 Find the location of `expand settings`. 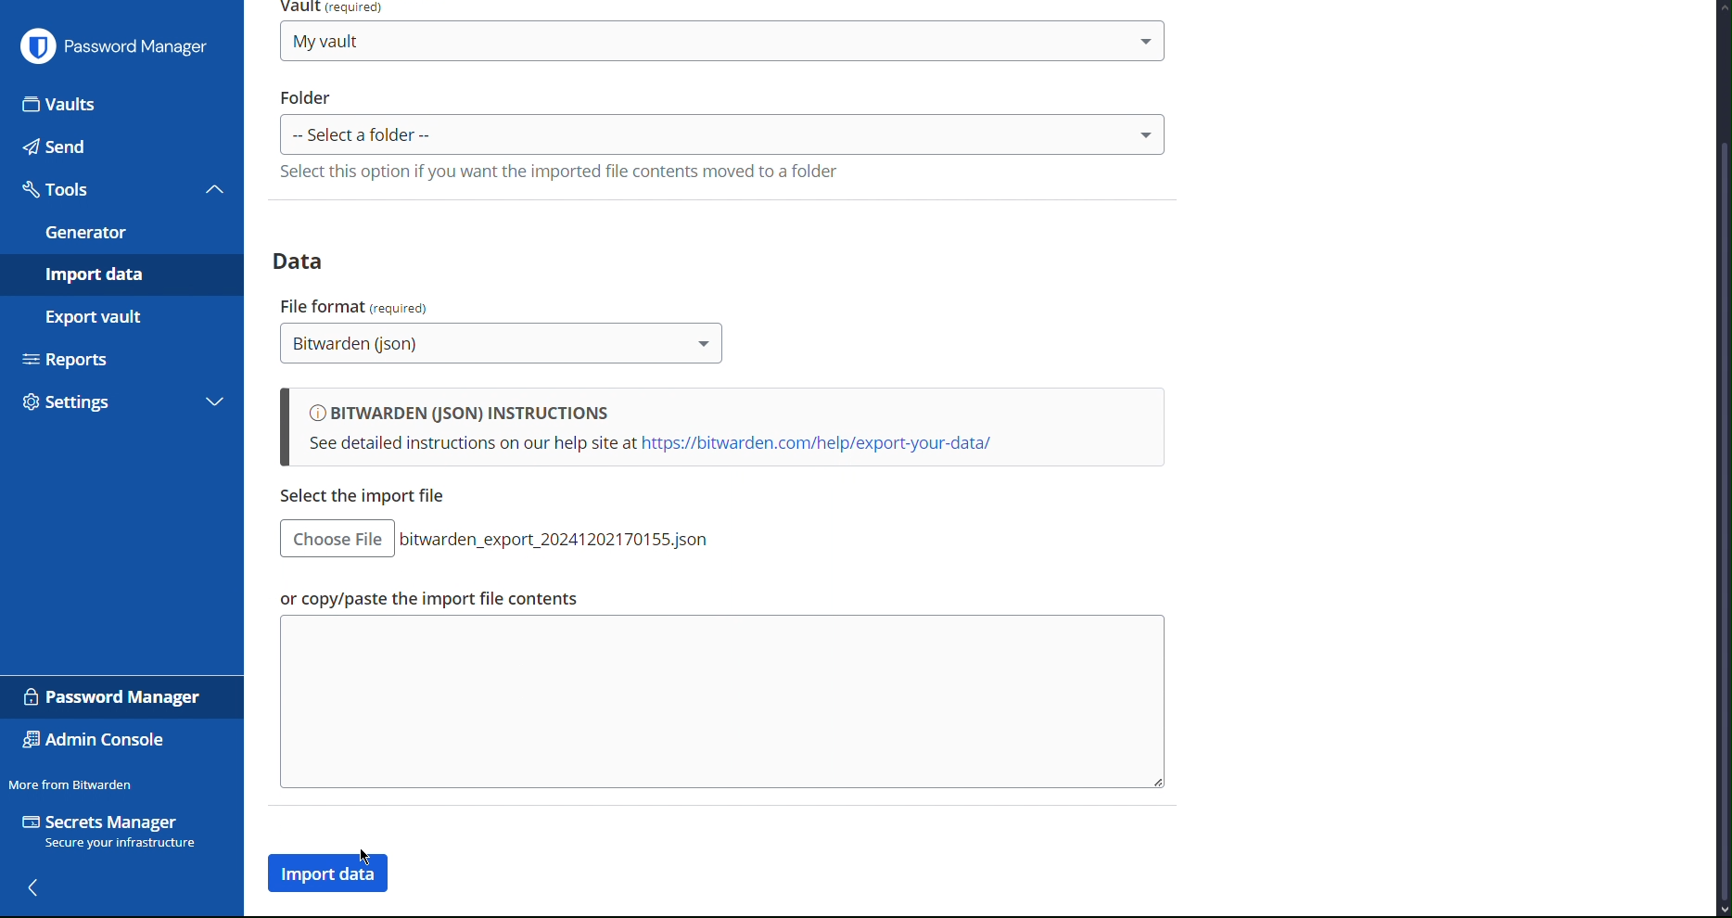

expand settings is located at coordinates (215, 404).